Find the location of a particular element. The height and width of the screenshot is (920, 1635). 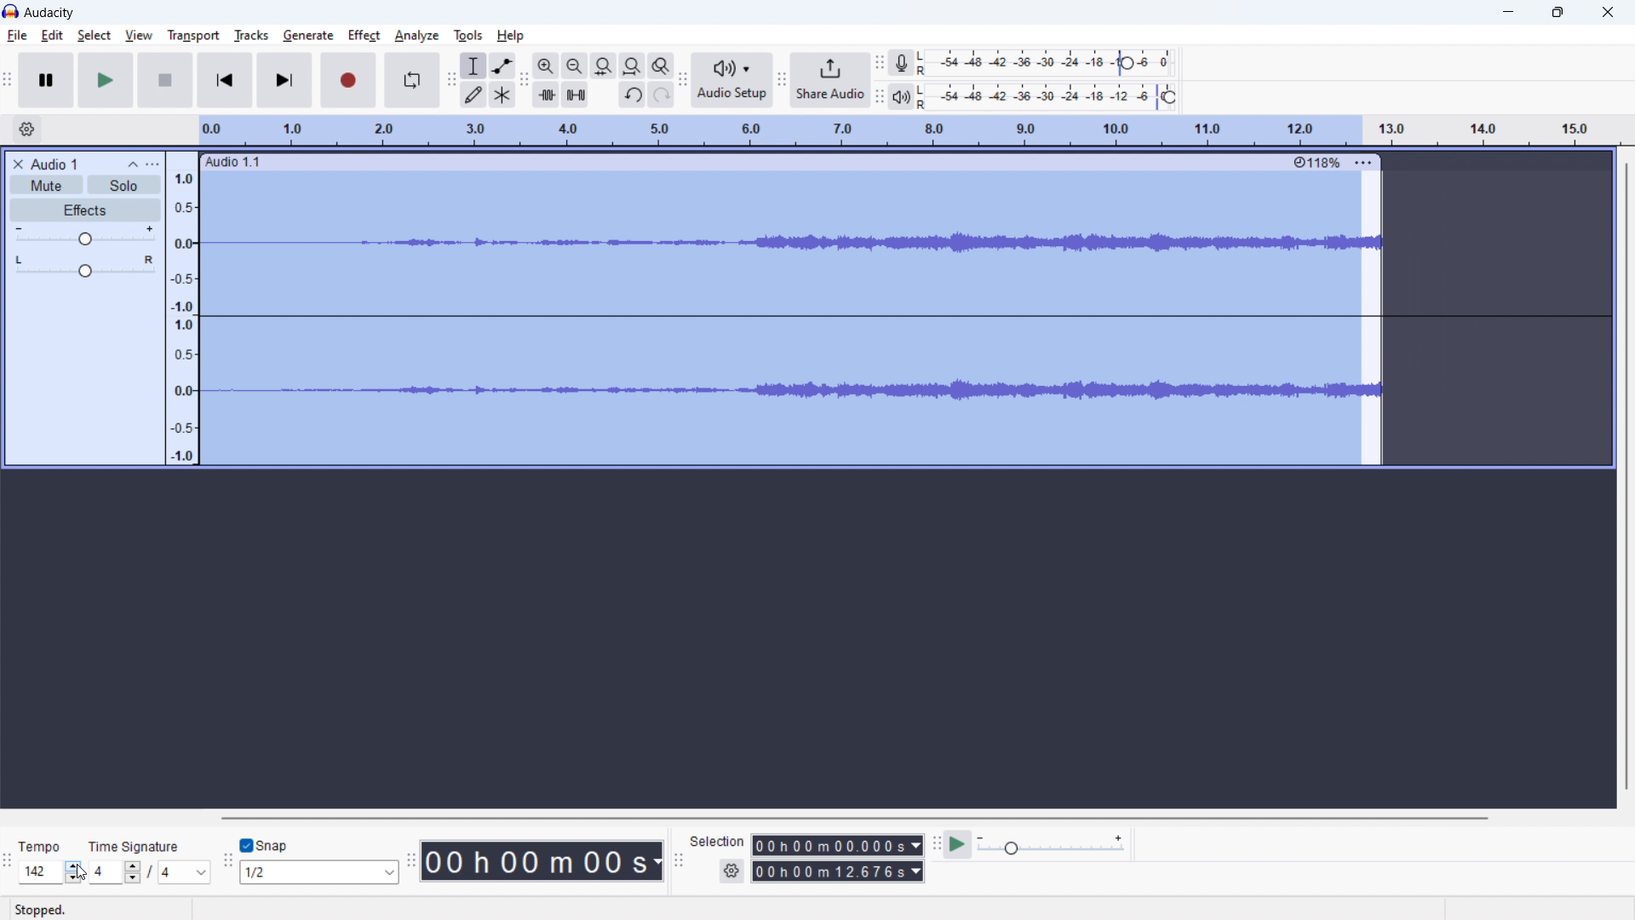

envelop tool is located at coordinates (502, 65).